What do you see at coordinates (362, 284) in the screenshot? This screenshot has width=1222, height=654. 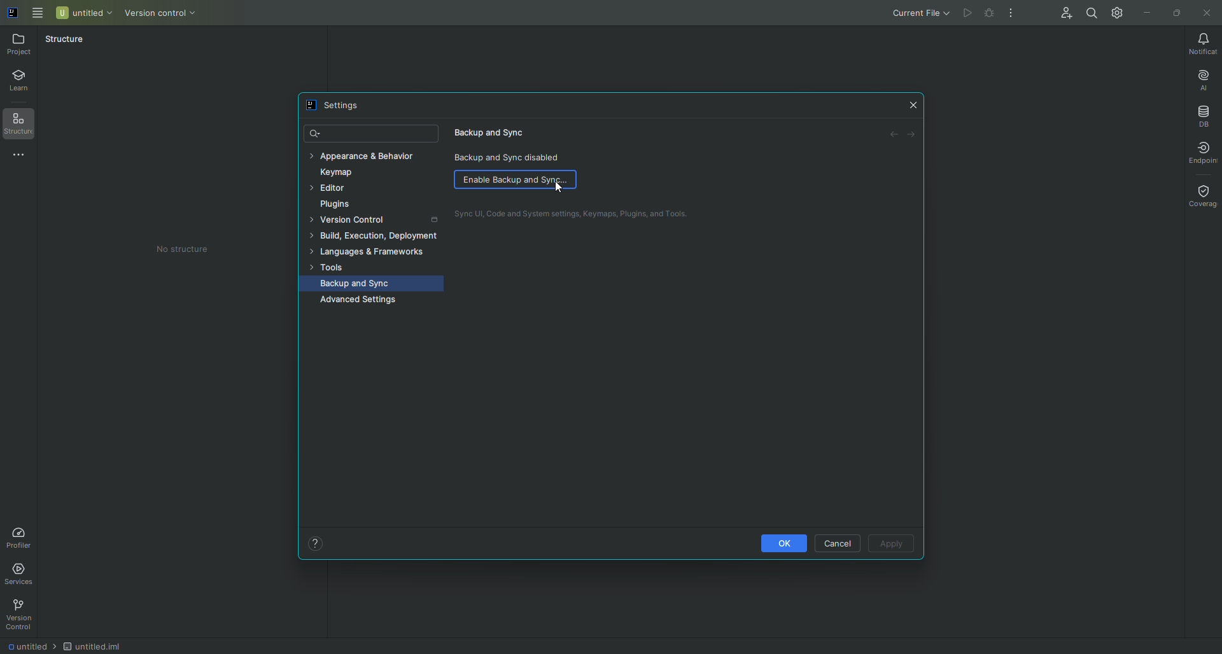 I see `Backup and Sync` at bounding box center [362, 284].